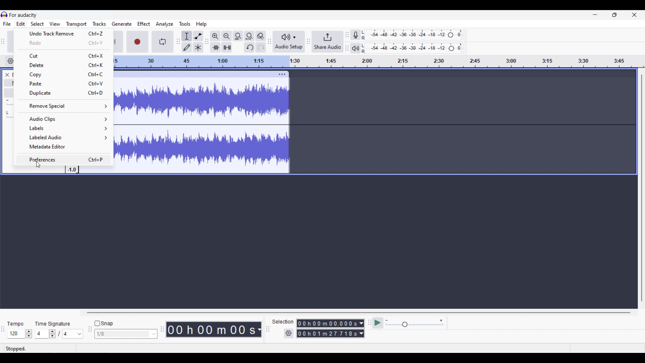 The image size is (645, 363). Describe the element at coordinates (52, 324) in the screenshot. I see `time signature` at that location.